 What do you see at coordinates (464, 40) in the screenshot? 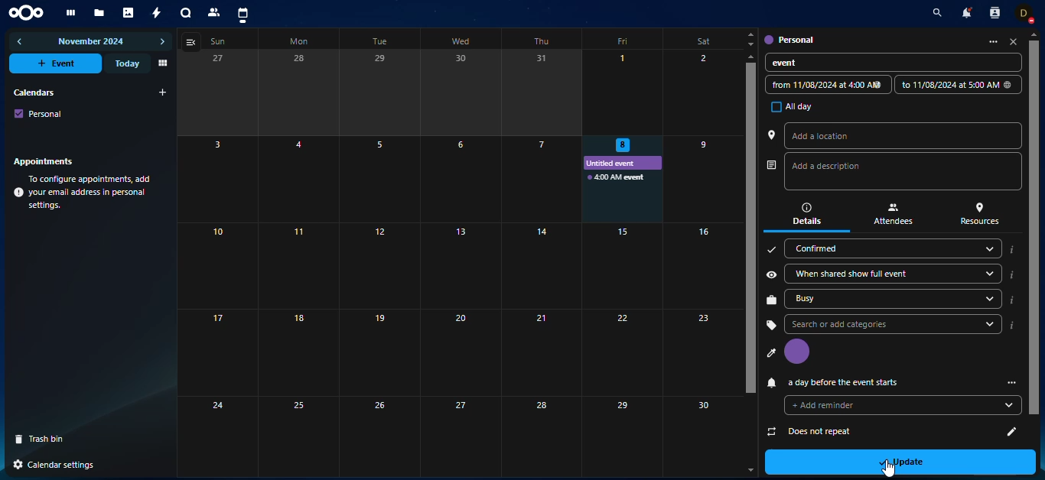
I see `wed` at bounding box center [464, 40].